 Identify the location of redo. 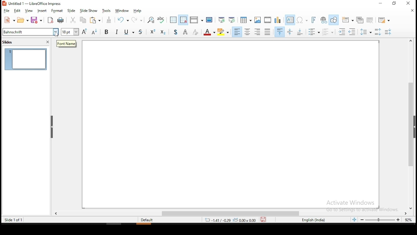
(138, 19).